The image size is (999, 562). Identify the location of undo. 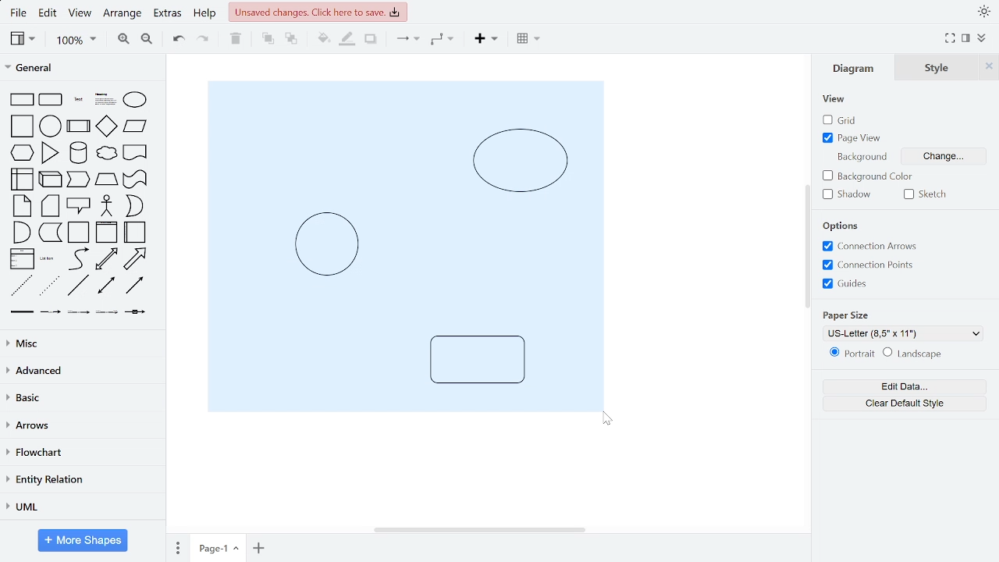
(180, 40).